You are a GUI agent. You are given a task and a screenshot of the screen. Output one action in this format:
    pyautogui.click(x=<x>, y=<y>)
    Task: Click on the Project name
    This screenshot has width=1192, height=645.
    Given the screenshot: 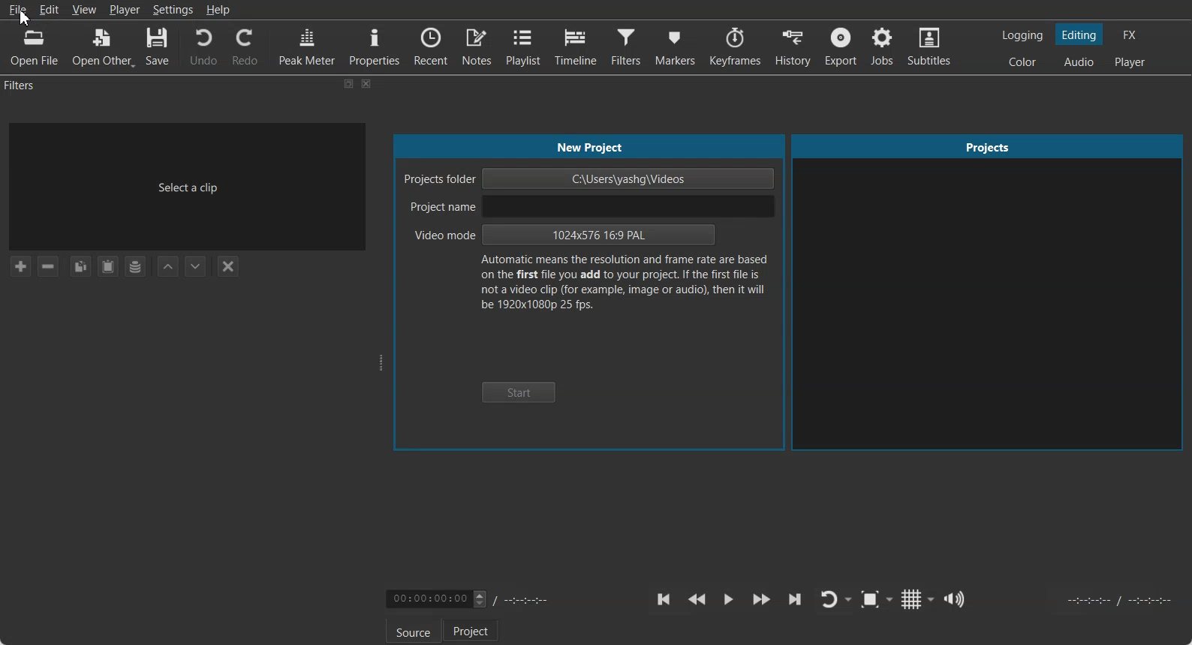 What is the action you would take?
    pyautogui.click(x=588, y=206)
    